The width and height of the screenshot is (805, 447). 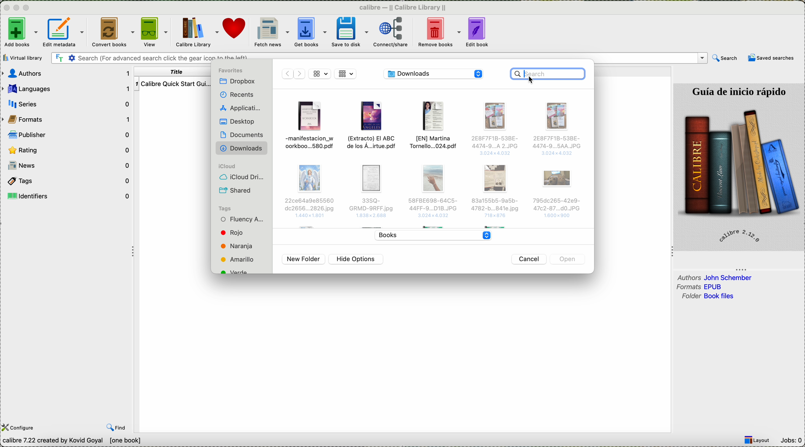 What do you see at coordinates (308, 196) in the screenshot?
I see `` at bounding box center [308, 196].